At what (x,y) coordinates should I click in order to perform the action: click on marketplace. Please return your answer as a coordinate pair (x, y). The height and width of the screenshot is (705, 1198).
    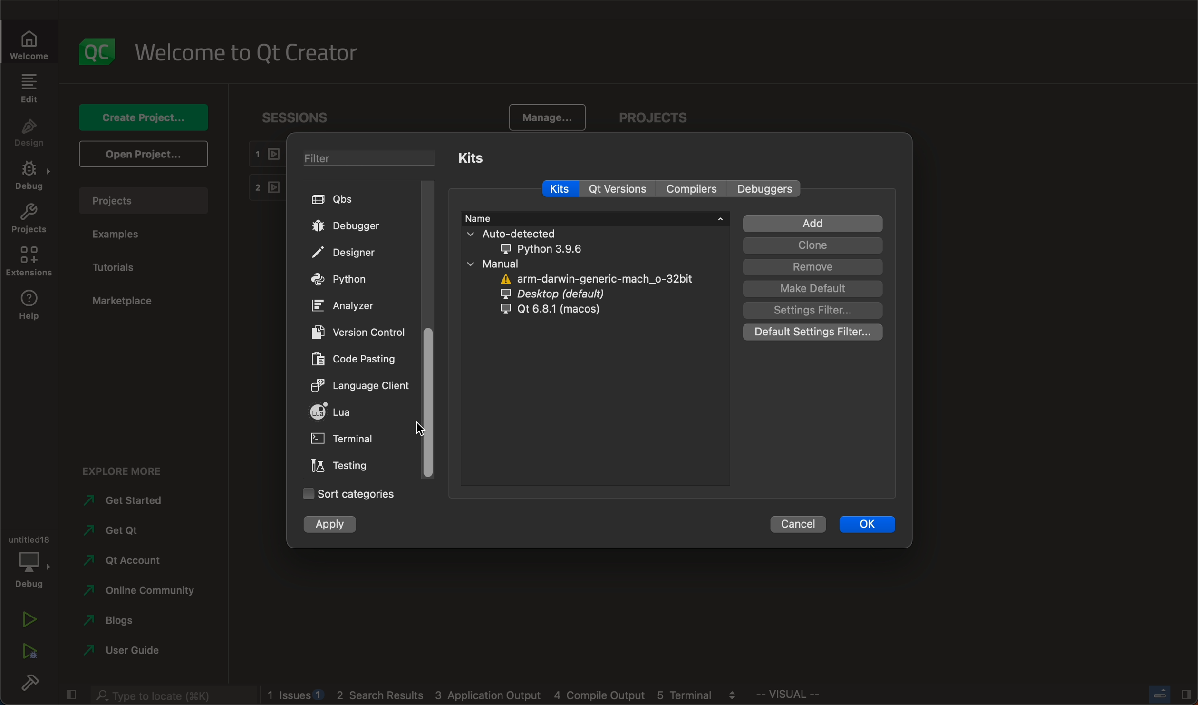
    Looking at the image, I should click on (127, 303).